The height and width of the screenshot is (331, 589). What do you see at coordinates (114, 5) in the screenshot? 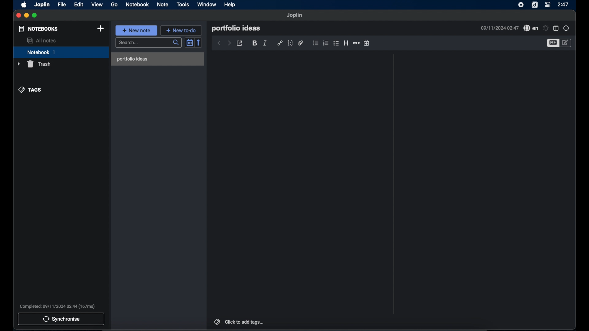
I see `go` at bounding box center [114, 5].